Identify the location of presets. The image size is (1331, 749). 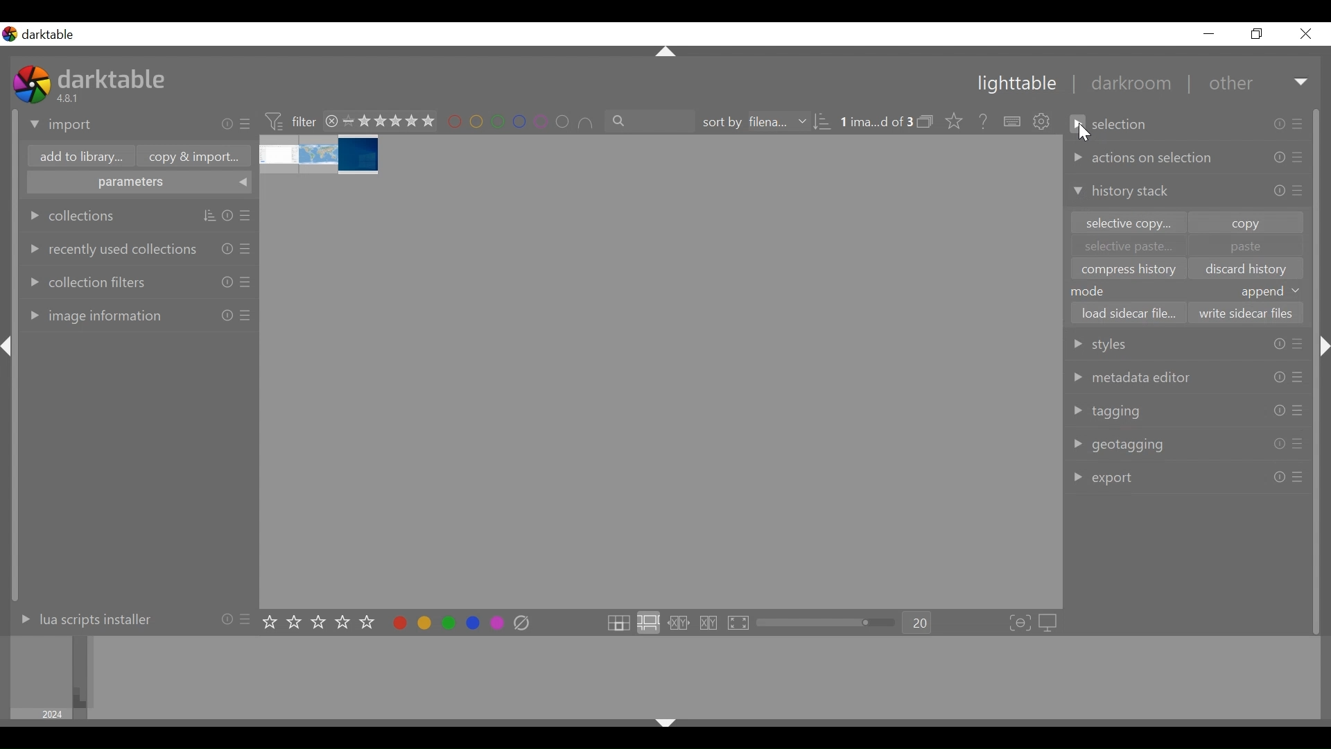
(1300, 123).